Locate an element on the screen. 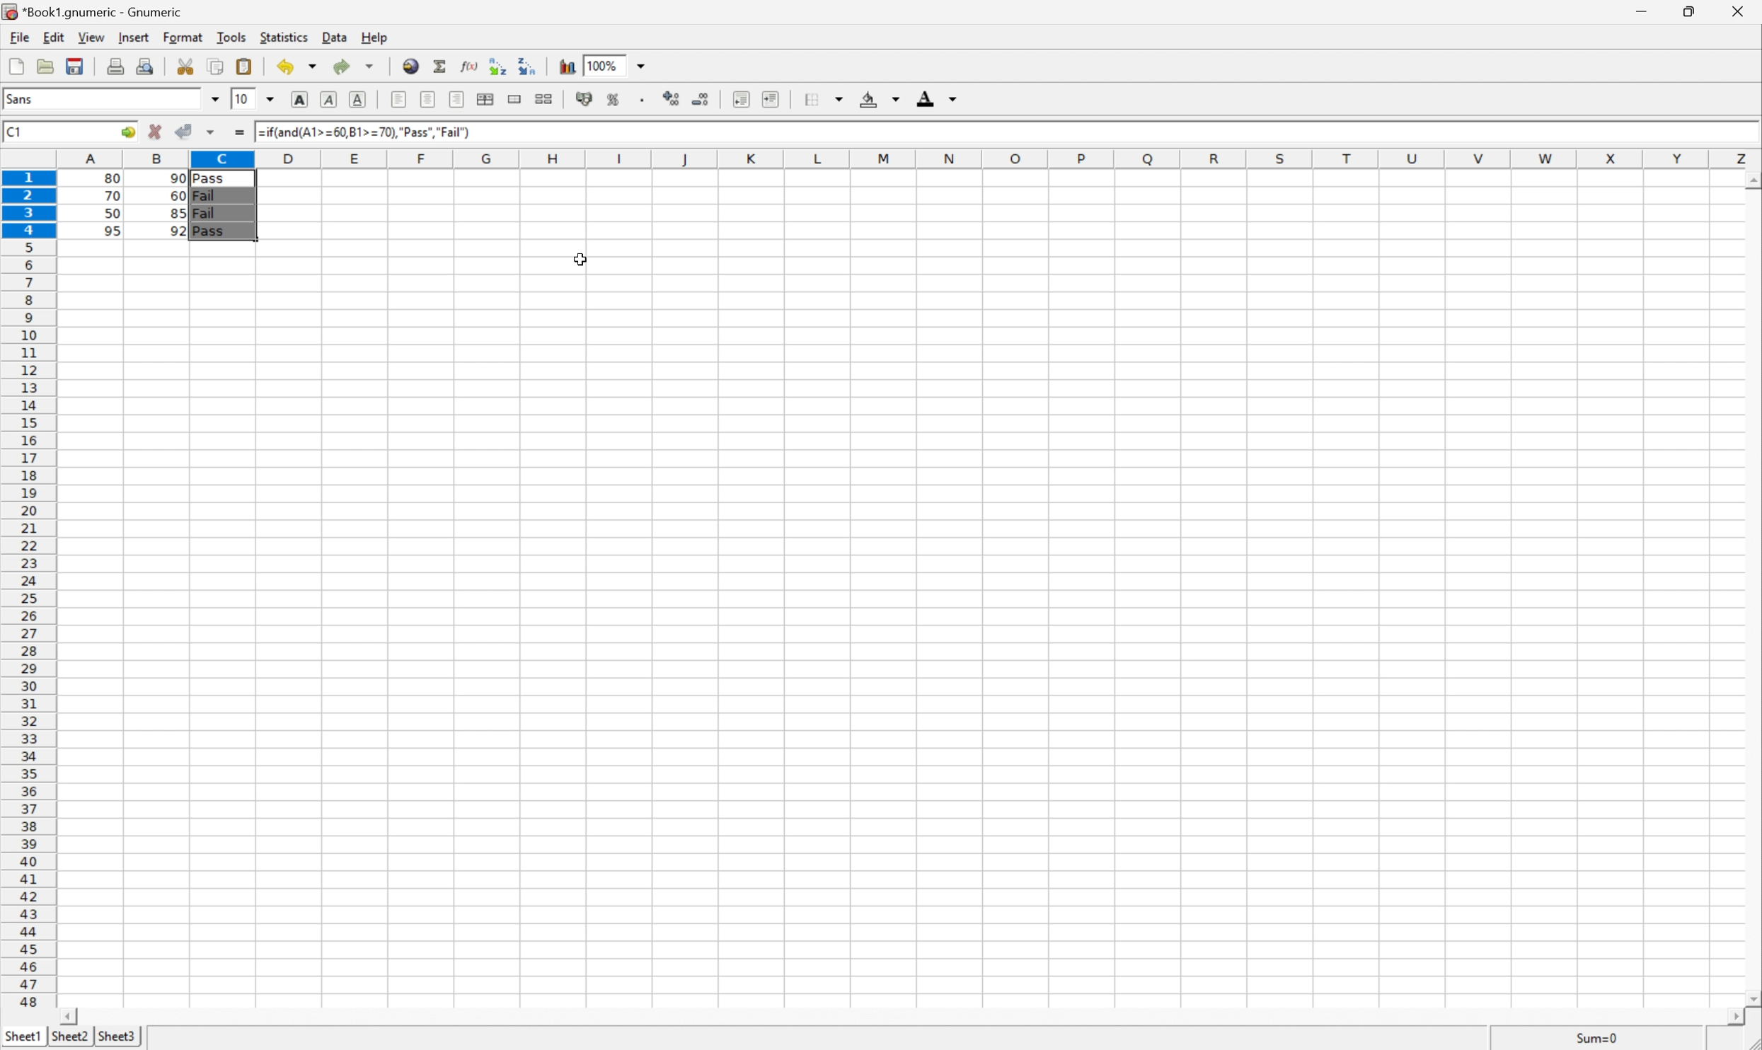  Cut the selection is located at coordinates (186, 65).